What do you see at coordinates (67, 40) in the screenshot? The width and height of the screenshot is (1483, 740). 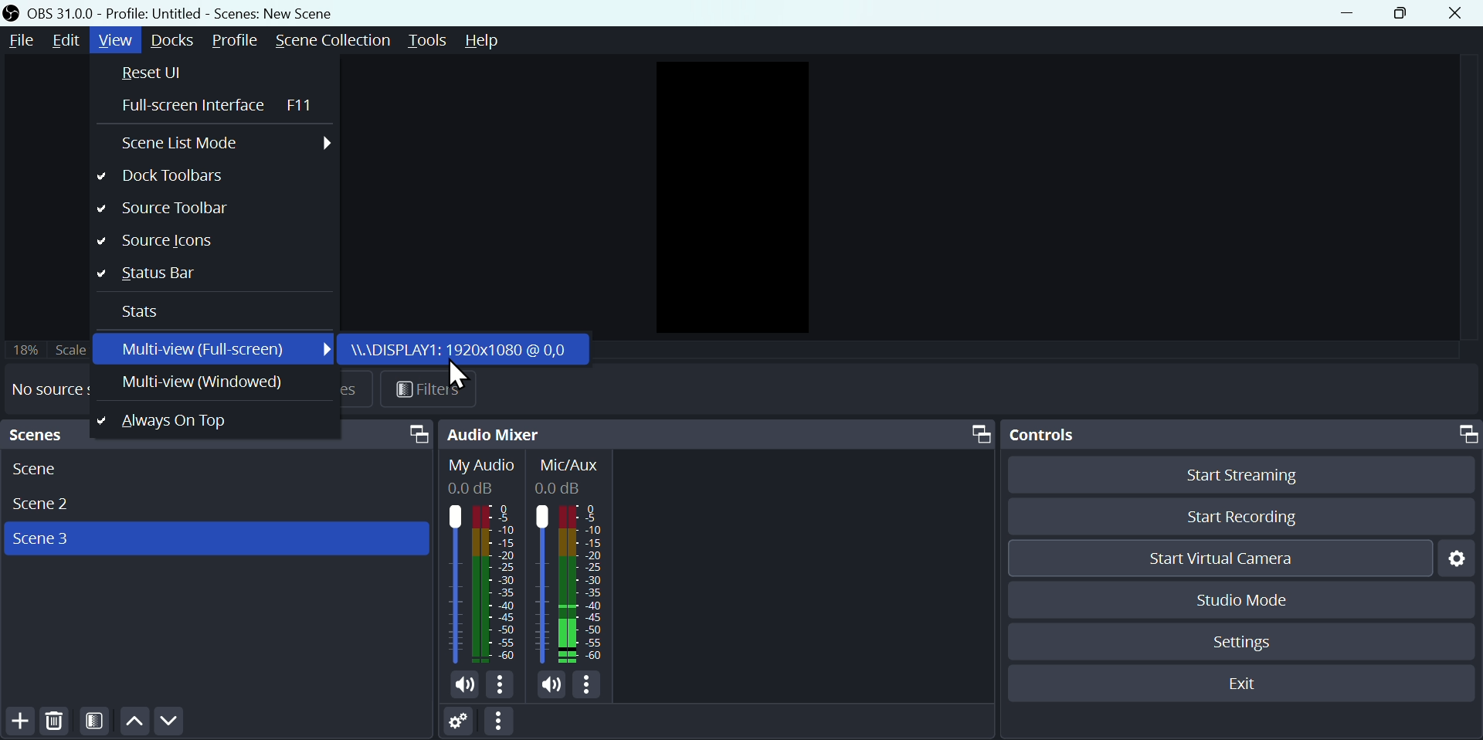 I see `Edit` at bounding box center [67, 40].